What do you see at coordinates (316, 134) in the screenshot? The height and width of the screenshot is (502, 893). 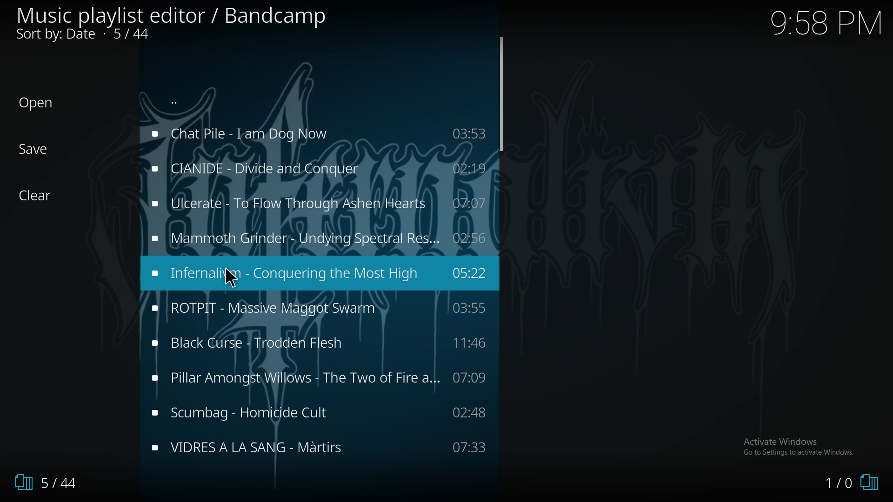 I see `music` at bounding box center [316, 134].